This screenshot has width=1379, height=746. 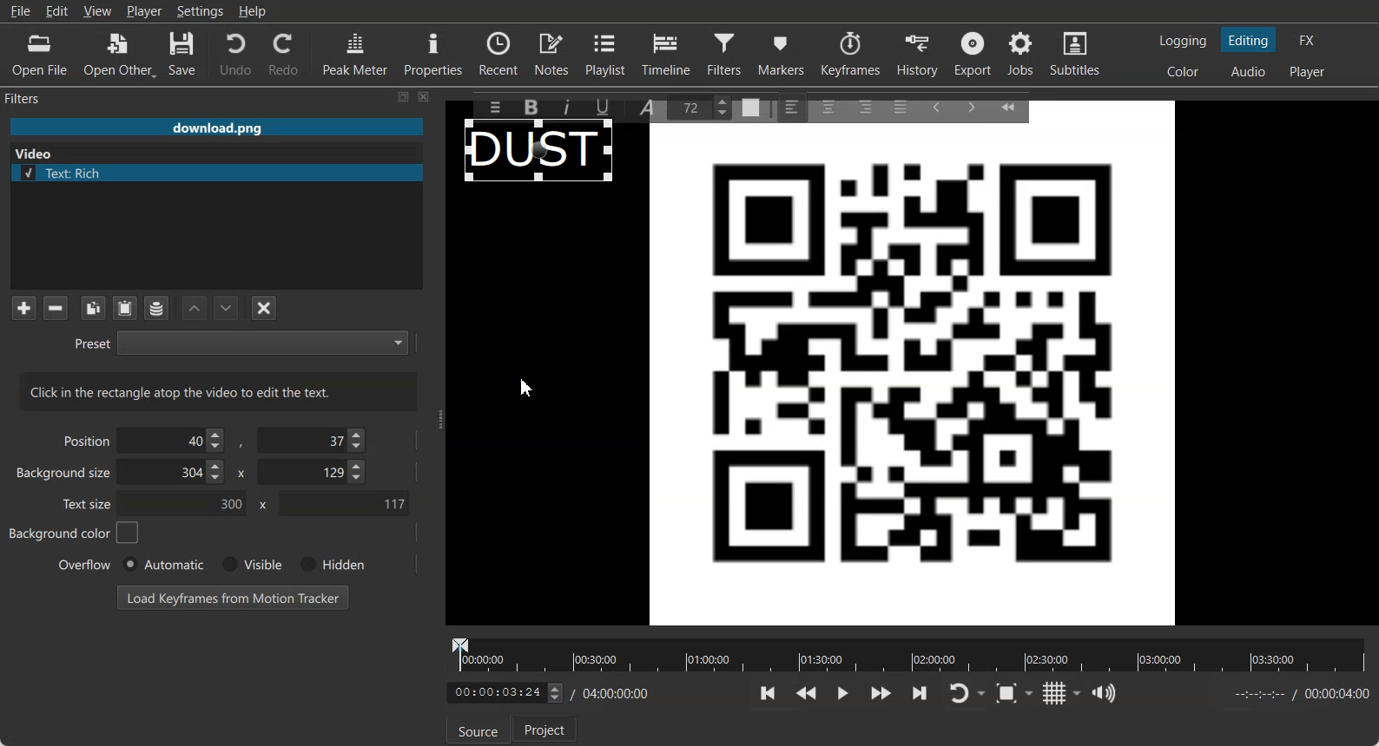 What do you see at coordinates (329, 564) in the screenshot?
I see `Hidden` at bounding box center [329, 564].